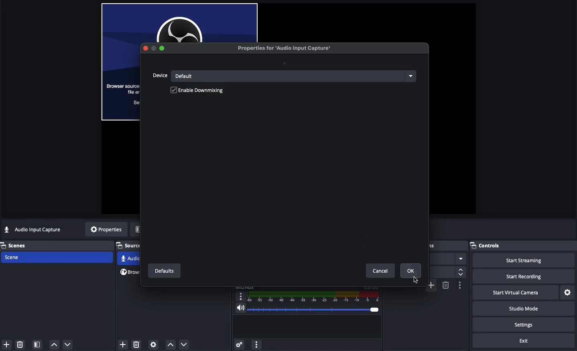 The image size is (577, 351). Describe the element at coordinates (411, 271) in the screenshot. I see `Ok` at that location.